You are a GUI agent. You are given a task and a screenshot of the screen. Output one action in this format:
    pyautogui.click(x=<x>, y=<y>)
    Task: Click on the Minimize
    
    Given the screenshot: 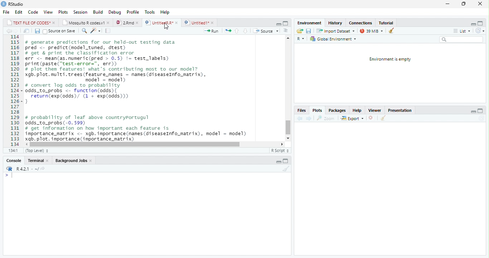 What is the action you would take?
    pyautogui.click(x=279, y=162)
    